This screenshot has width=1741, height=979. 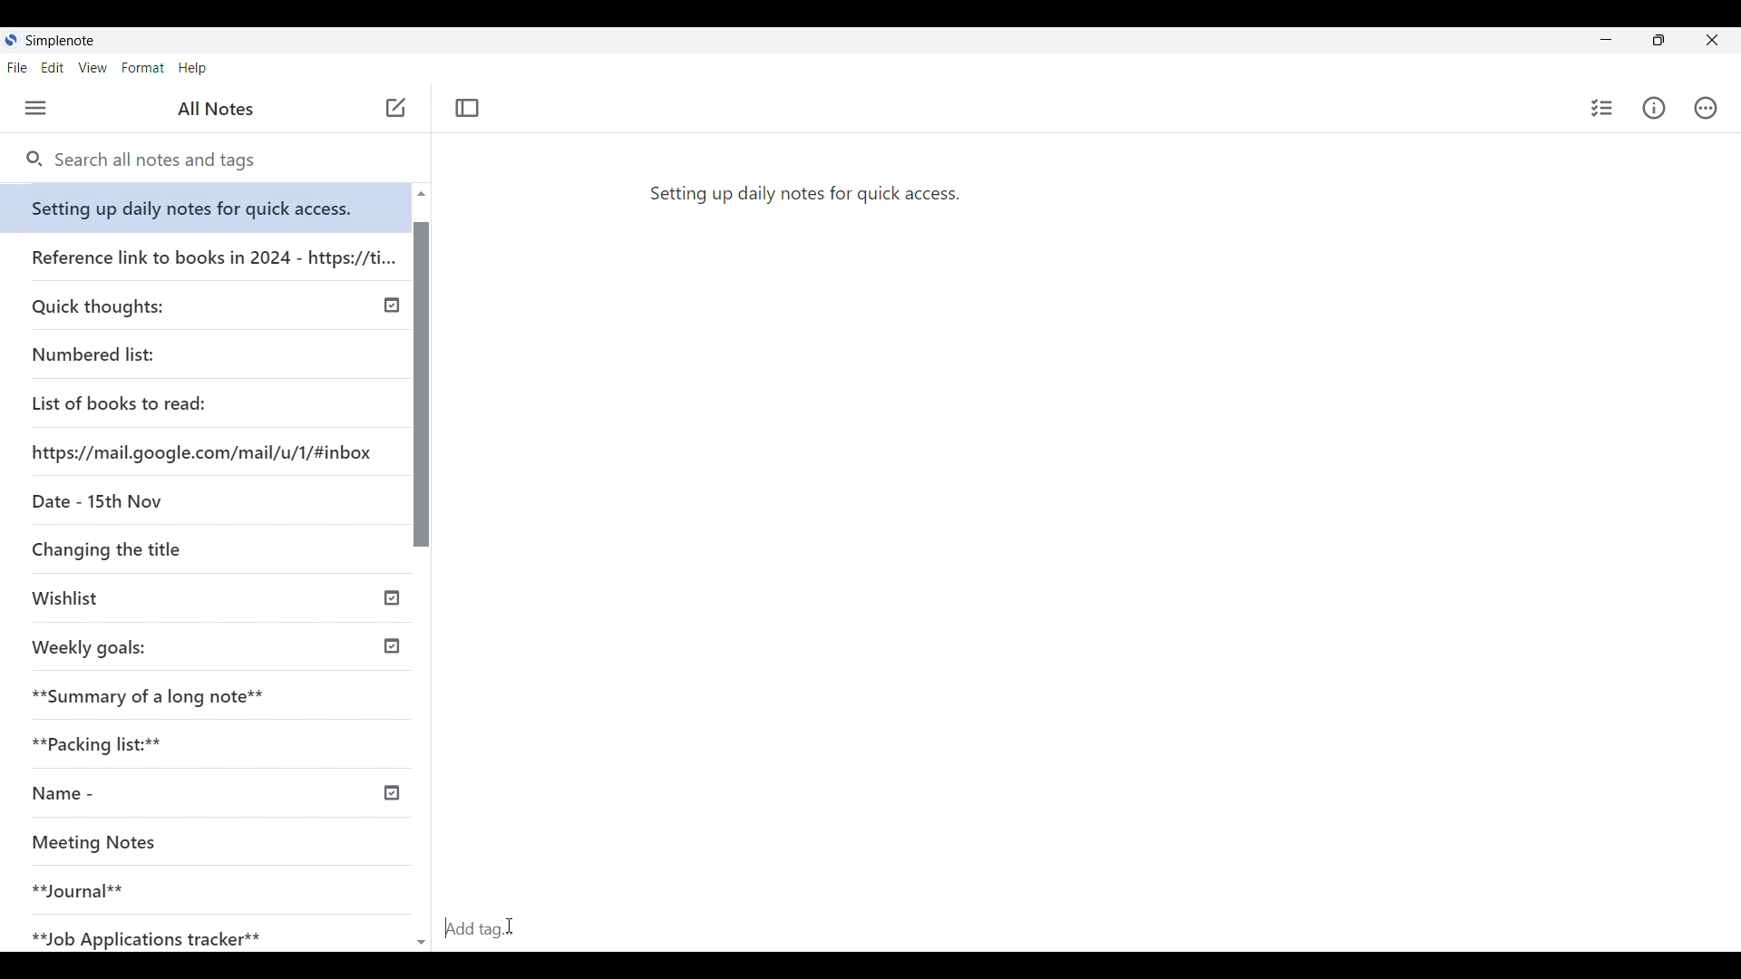 What do you see at coordinates (192, 68) in the screenshot?
I see `Help menu` at bounding box center [192, 68].